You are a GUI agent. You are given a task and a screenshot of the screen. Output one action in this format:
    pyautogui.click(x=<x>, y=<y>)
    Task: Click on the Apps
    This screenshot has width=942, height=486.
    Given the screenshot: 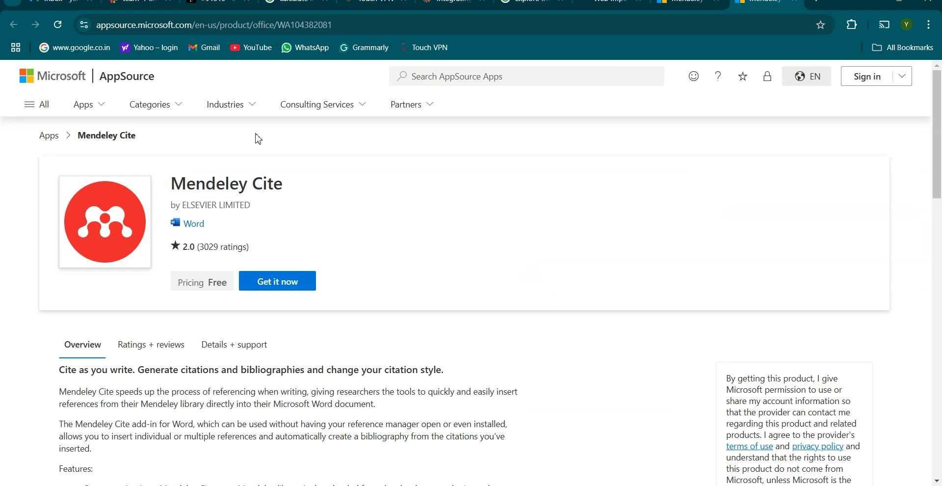 What is the action you would take?
    pyautogui.click(x=87, y=105)
    